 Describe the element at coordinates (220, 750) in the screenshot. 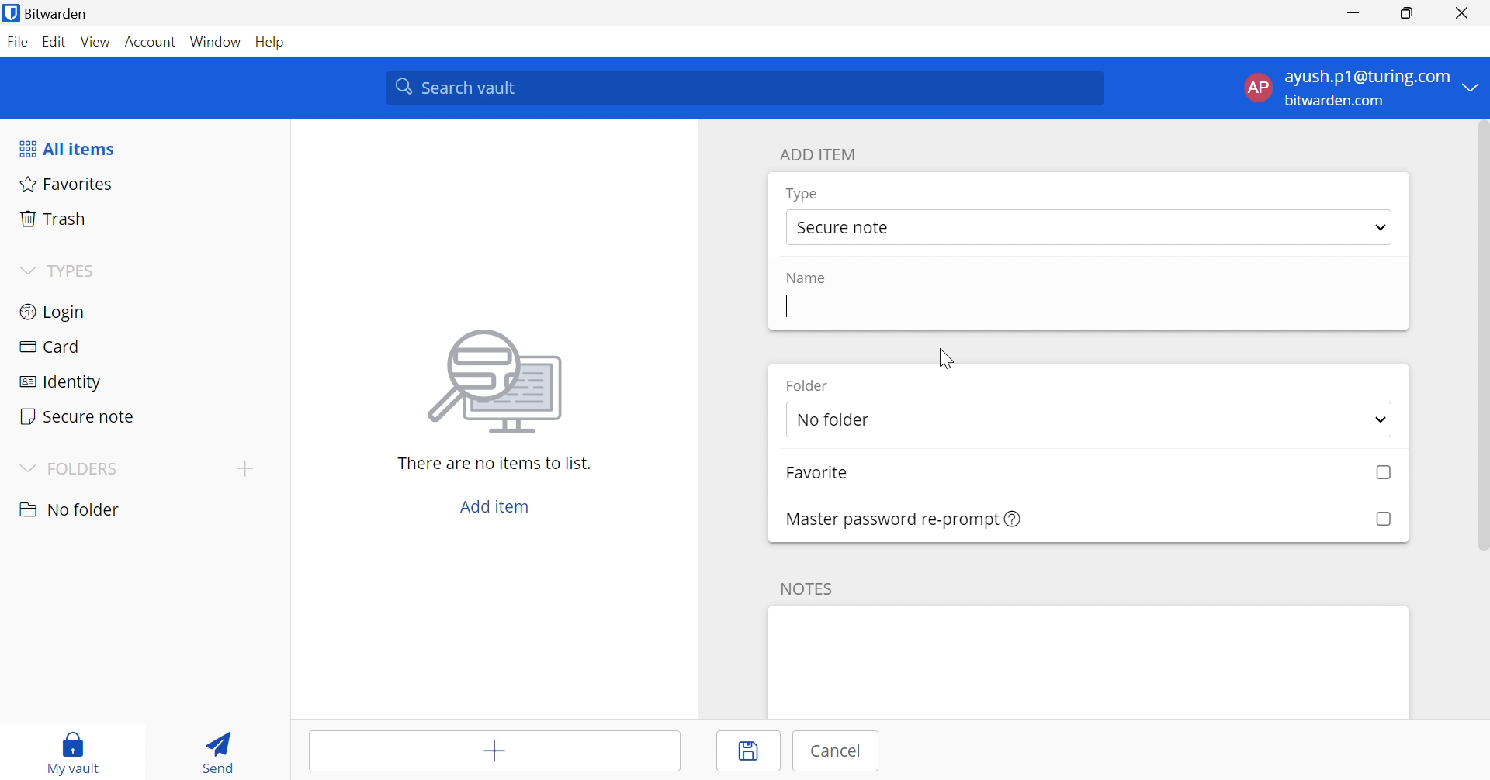

I see `Send` at that location.